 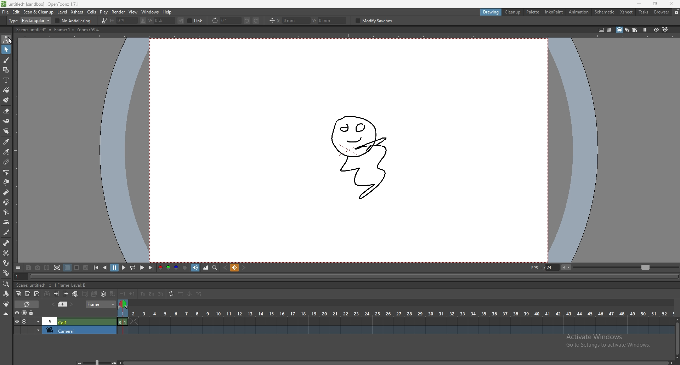 I want to click on collapse, so click(x=47, y=293).